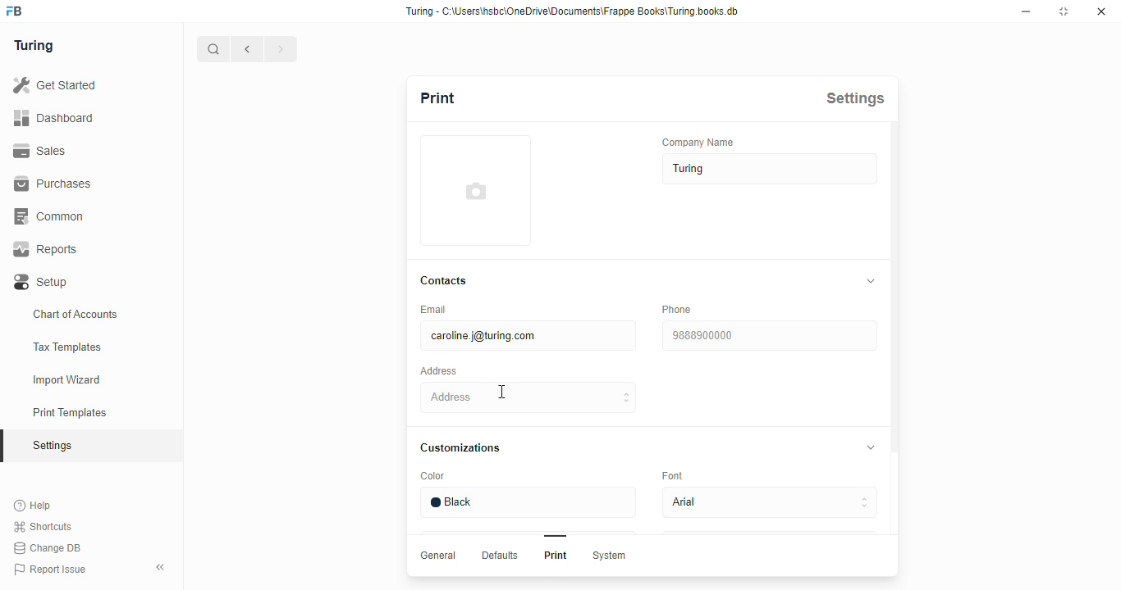  Describe the element at coordinates (42, 283) in the screenshot. I see `setup` at that location.